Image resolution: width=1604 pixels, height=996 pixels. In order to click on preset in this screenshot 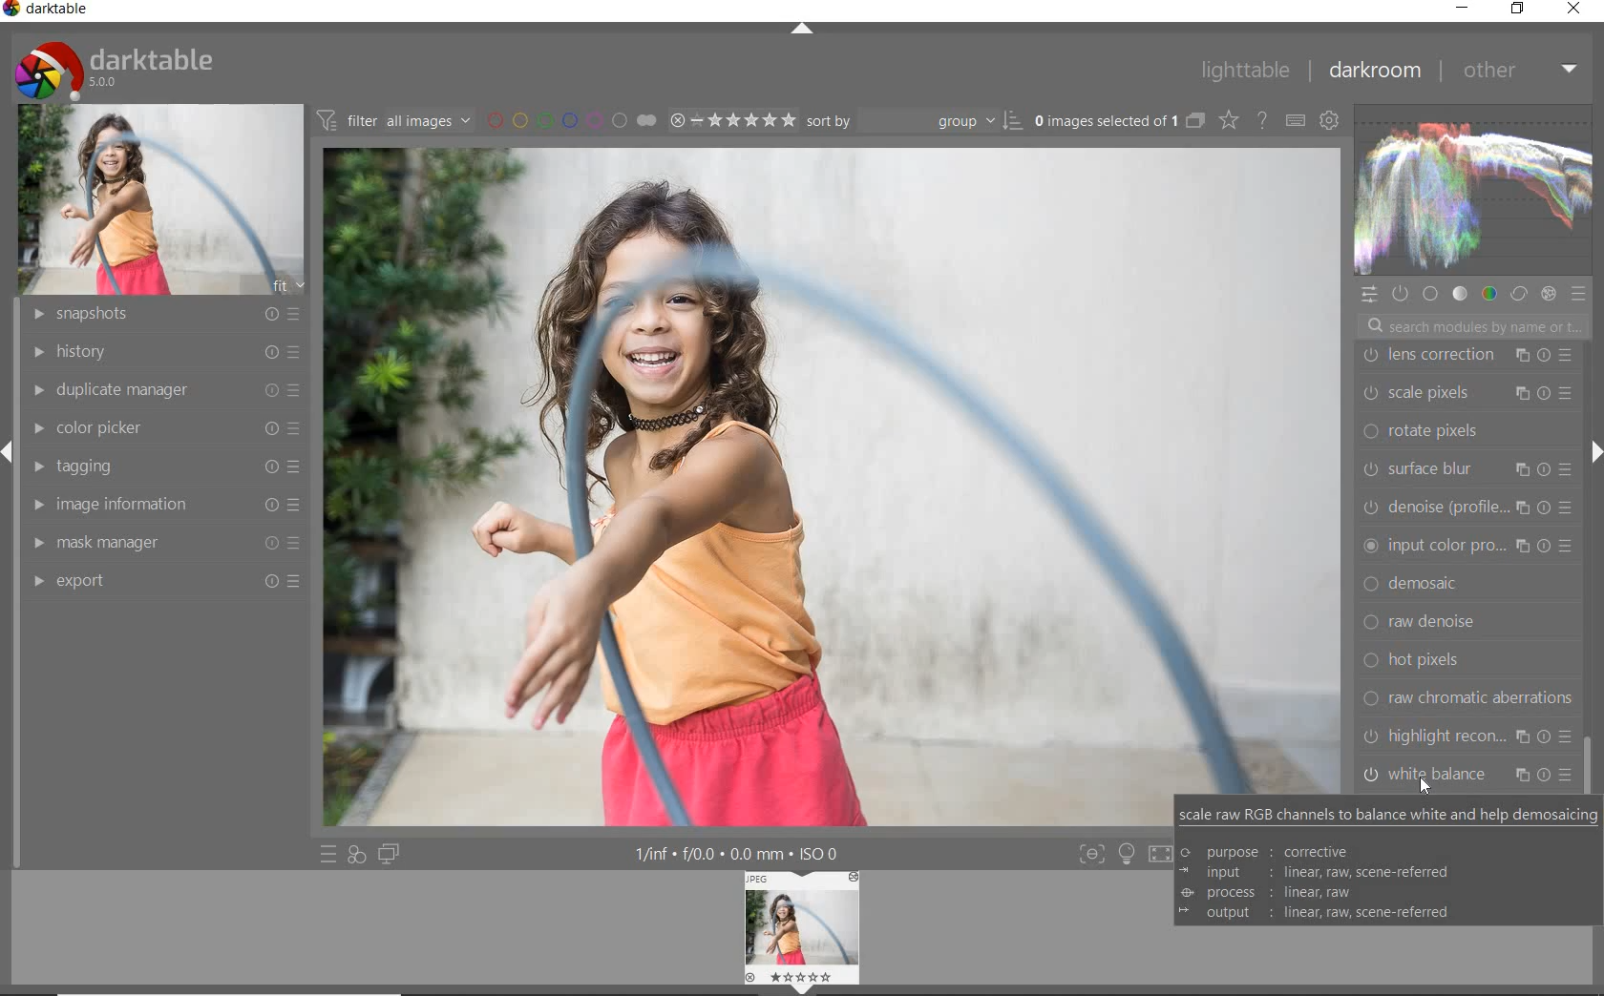, I will do `click(1581, 298)`.